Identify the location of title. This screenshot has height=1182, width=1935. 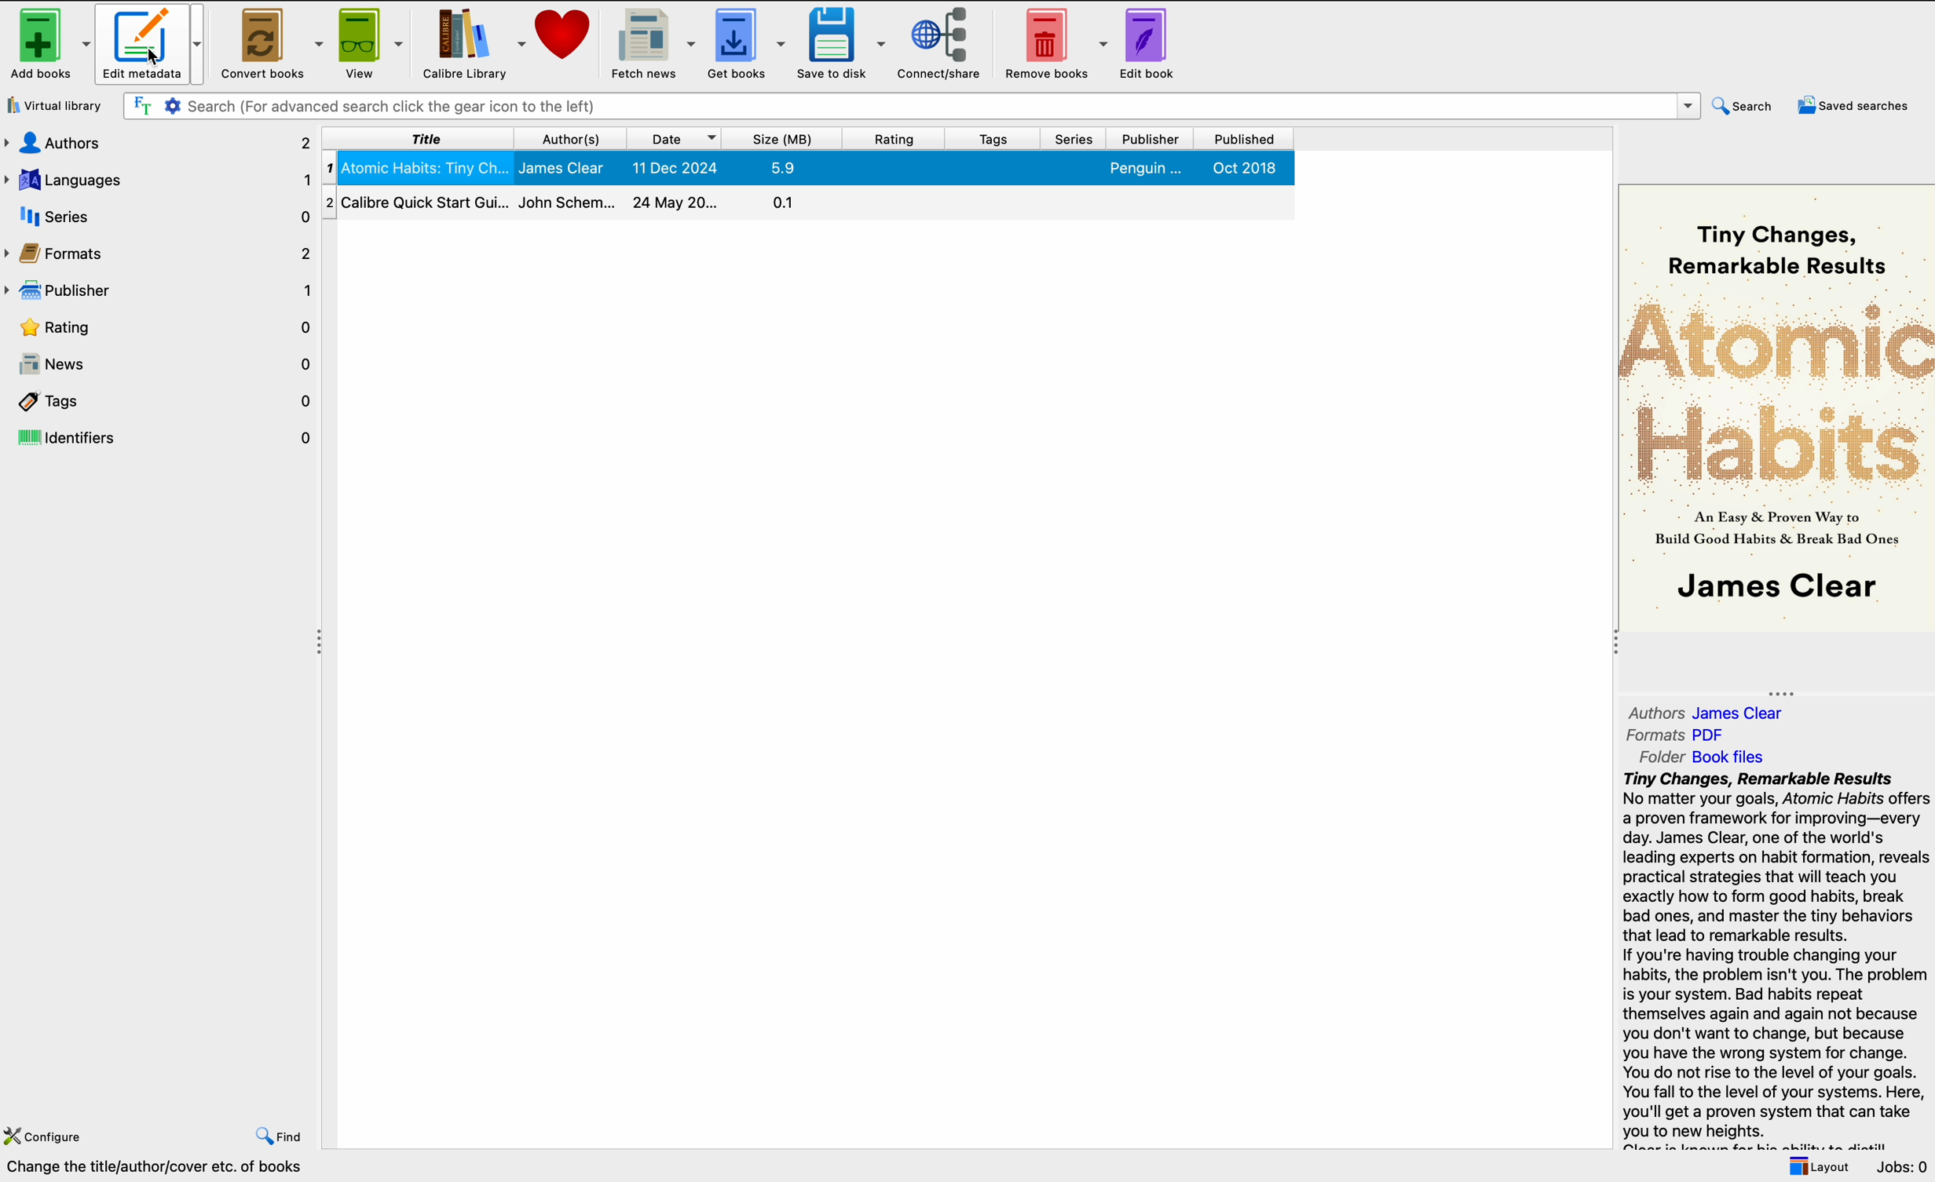
(419, 140).